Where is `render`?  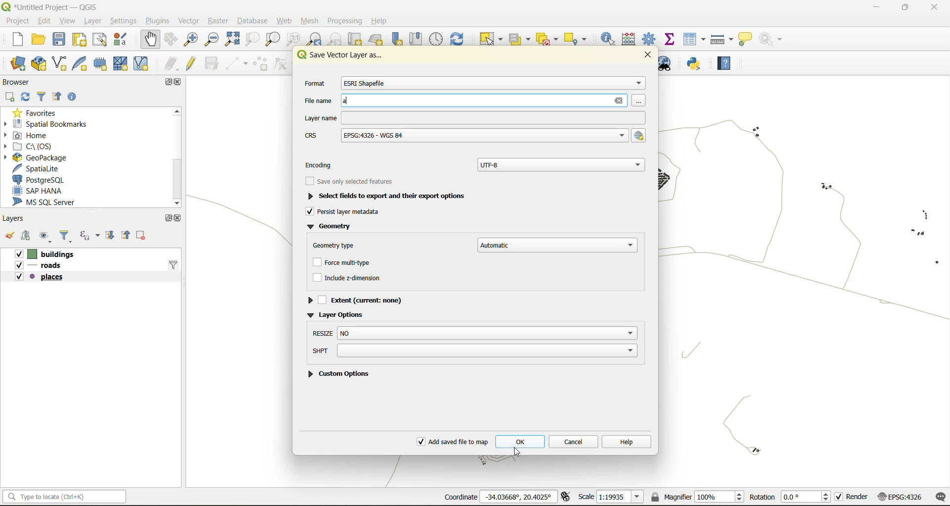 render is located at coordinates (853, 497).